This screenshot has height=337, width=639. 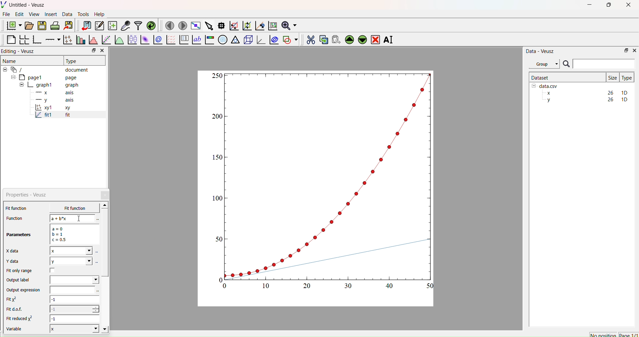 I want to click on Reload linked dataset, so click(x=150, y=25).